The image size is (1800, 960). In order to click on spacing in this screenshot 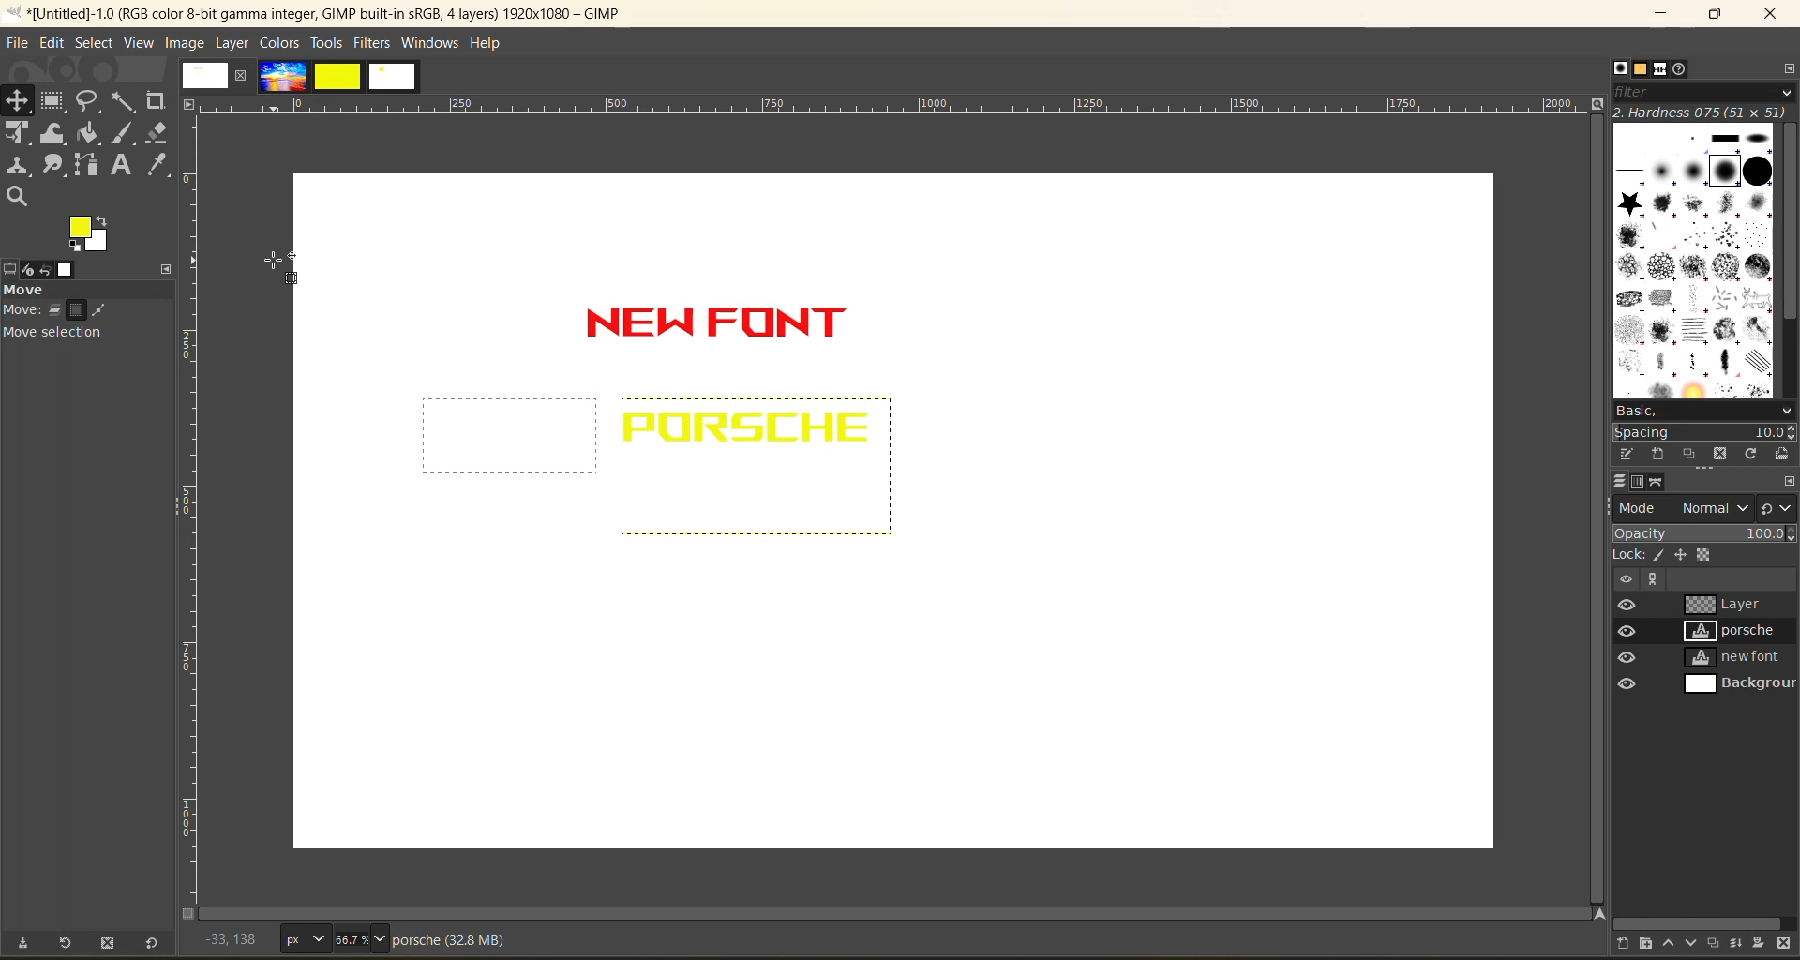, I will do `click(1705, 431)`.